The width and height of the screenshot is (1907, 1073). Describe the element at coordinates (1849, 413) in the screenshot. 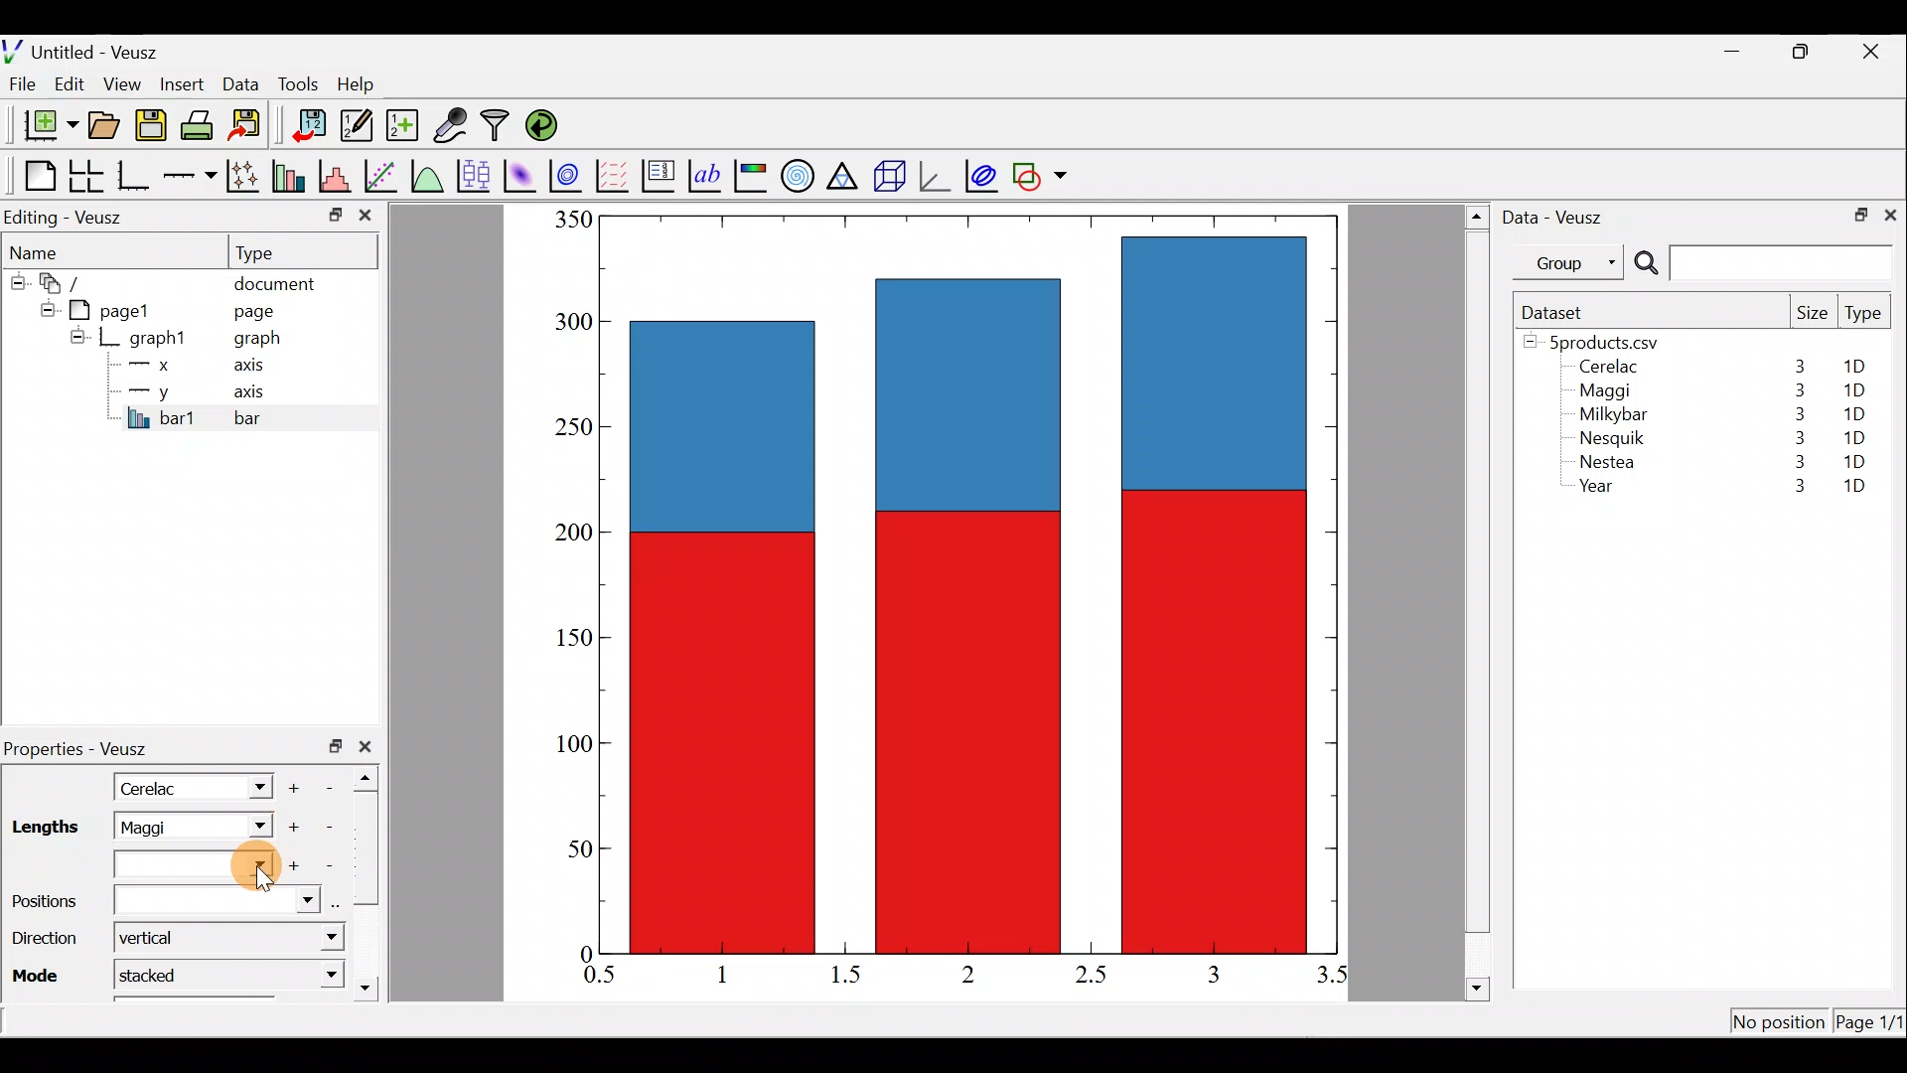

I see `1D` at that location.